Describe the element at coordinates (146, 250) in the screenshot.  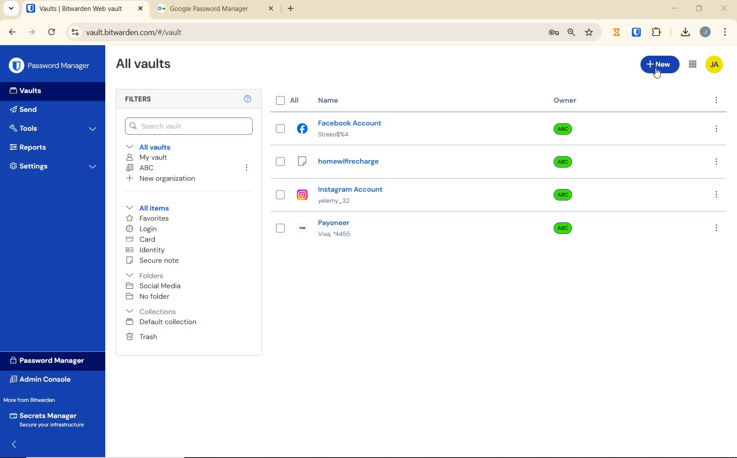
I see `identity` at that location.